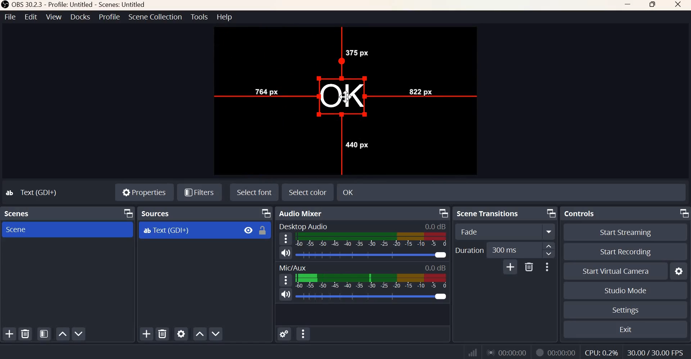 This screenshot has width=691, height=359. Describe the element at coordinates (80, 17) in the screenshot. I see `Docks` at that location.